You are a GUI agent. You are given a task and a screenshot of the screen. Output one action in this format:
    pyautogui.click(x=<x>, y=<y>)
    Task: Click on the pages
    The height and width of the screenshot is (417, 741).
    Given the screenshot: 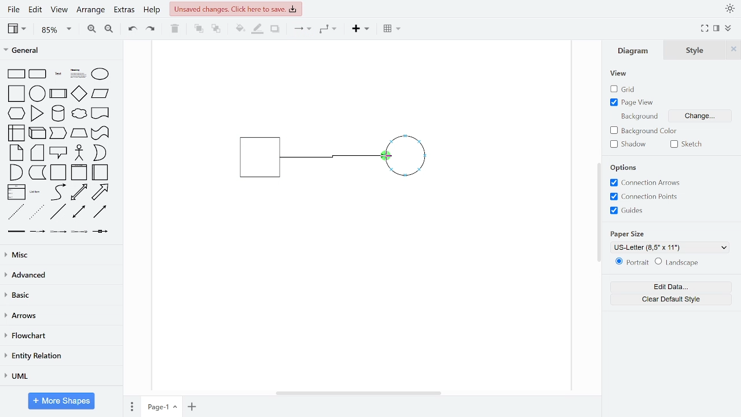 What is the action you would take?
    pyautogui.click(x=131, y=405)
    